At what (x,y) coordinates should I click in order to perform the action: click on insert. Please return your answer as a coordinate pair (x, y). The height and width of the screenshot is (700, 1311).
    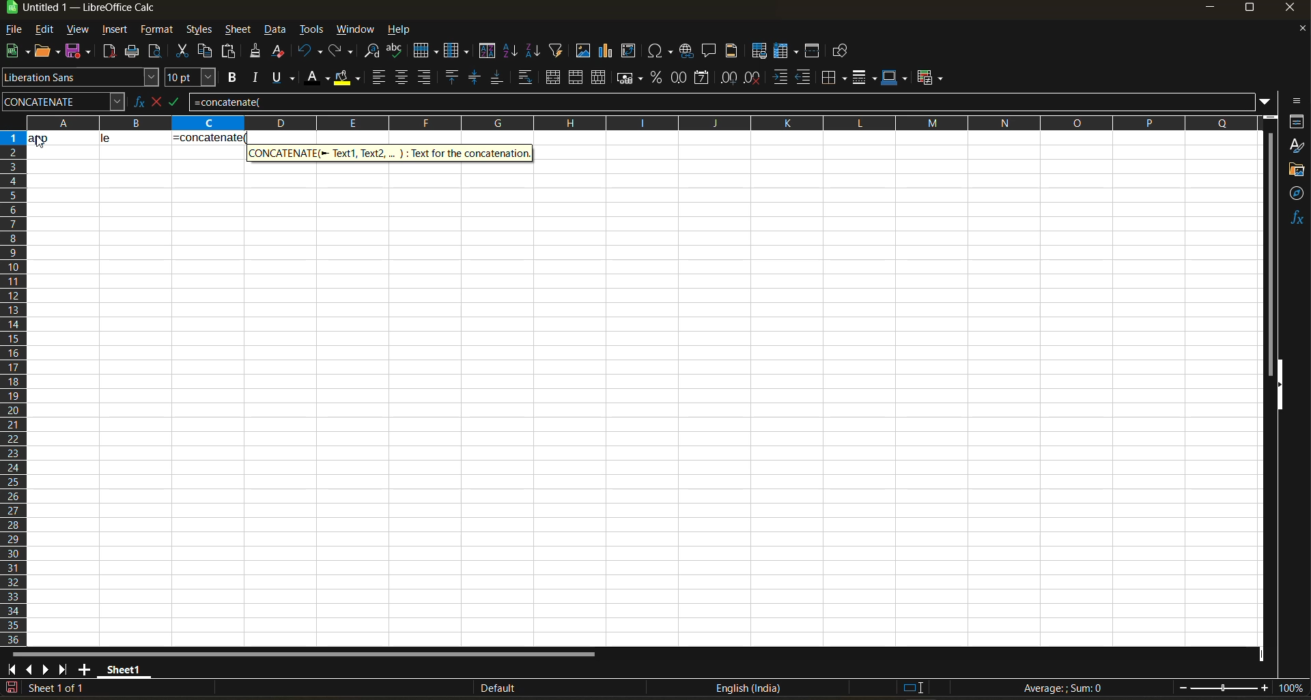
    Looking at the image, I should click on (114, 30).